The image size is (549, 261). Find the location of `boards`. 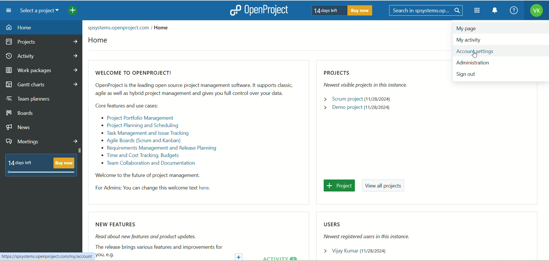

boards is located at coordinates (23, 113).